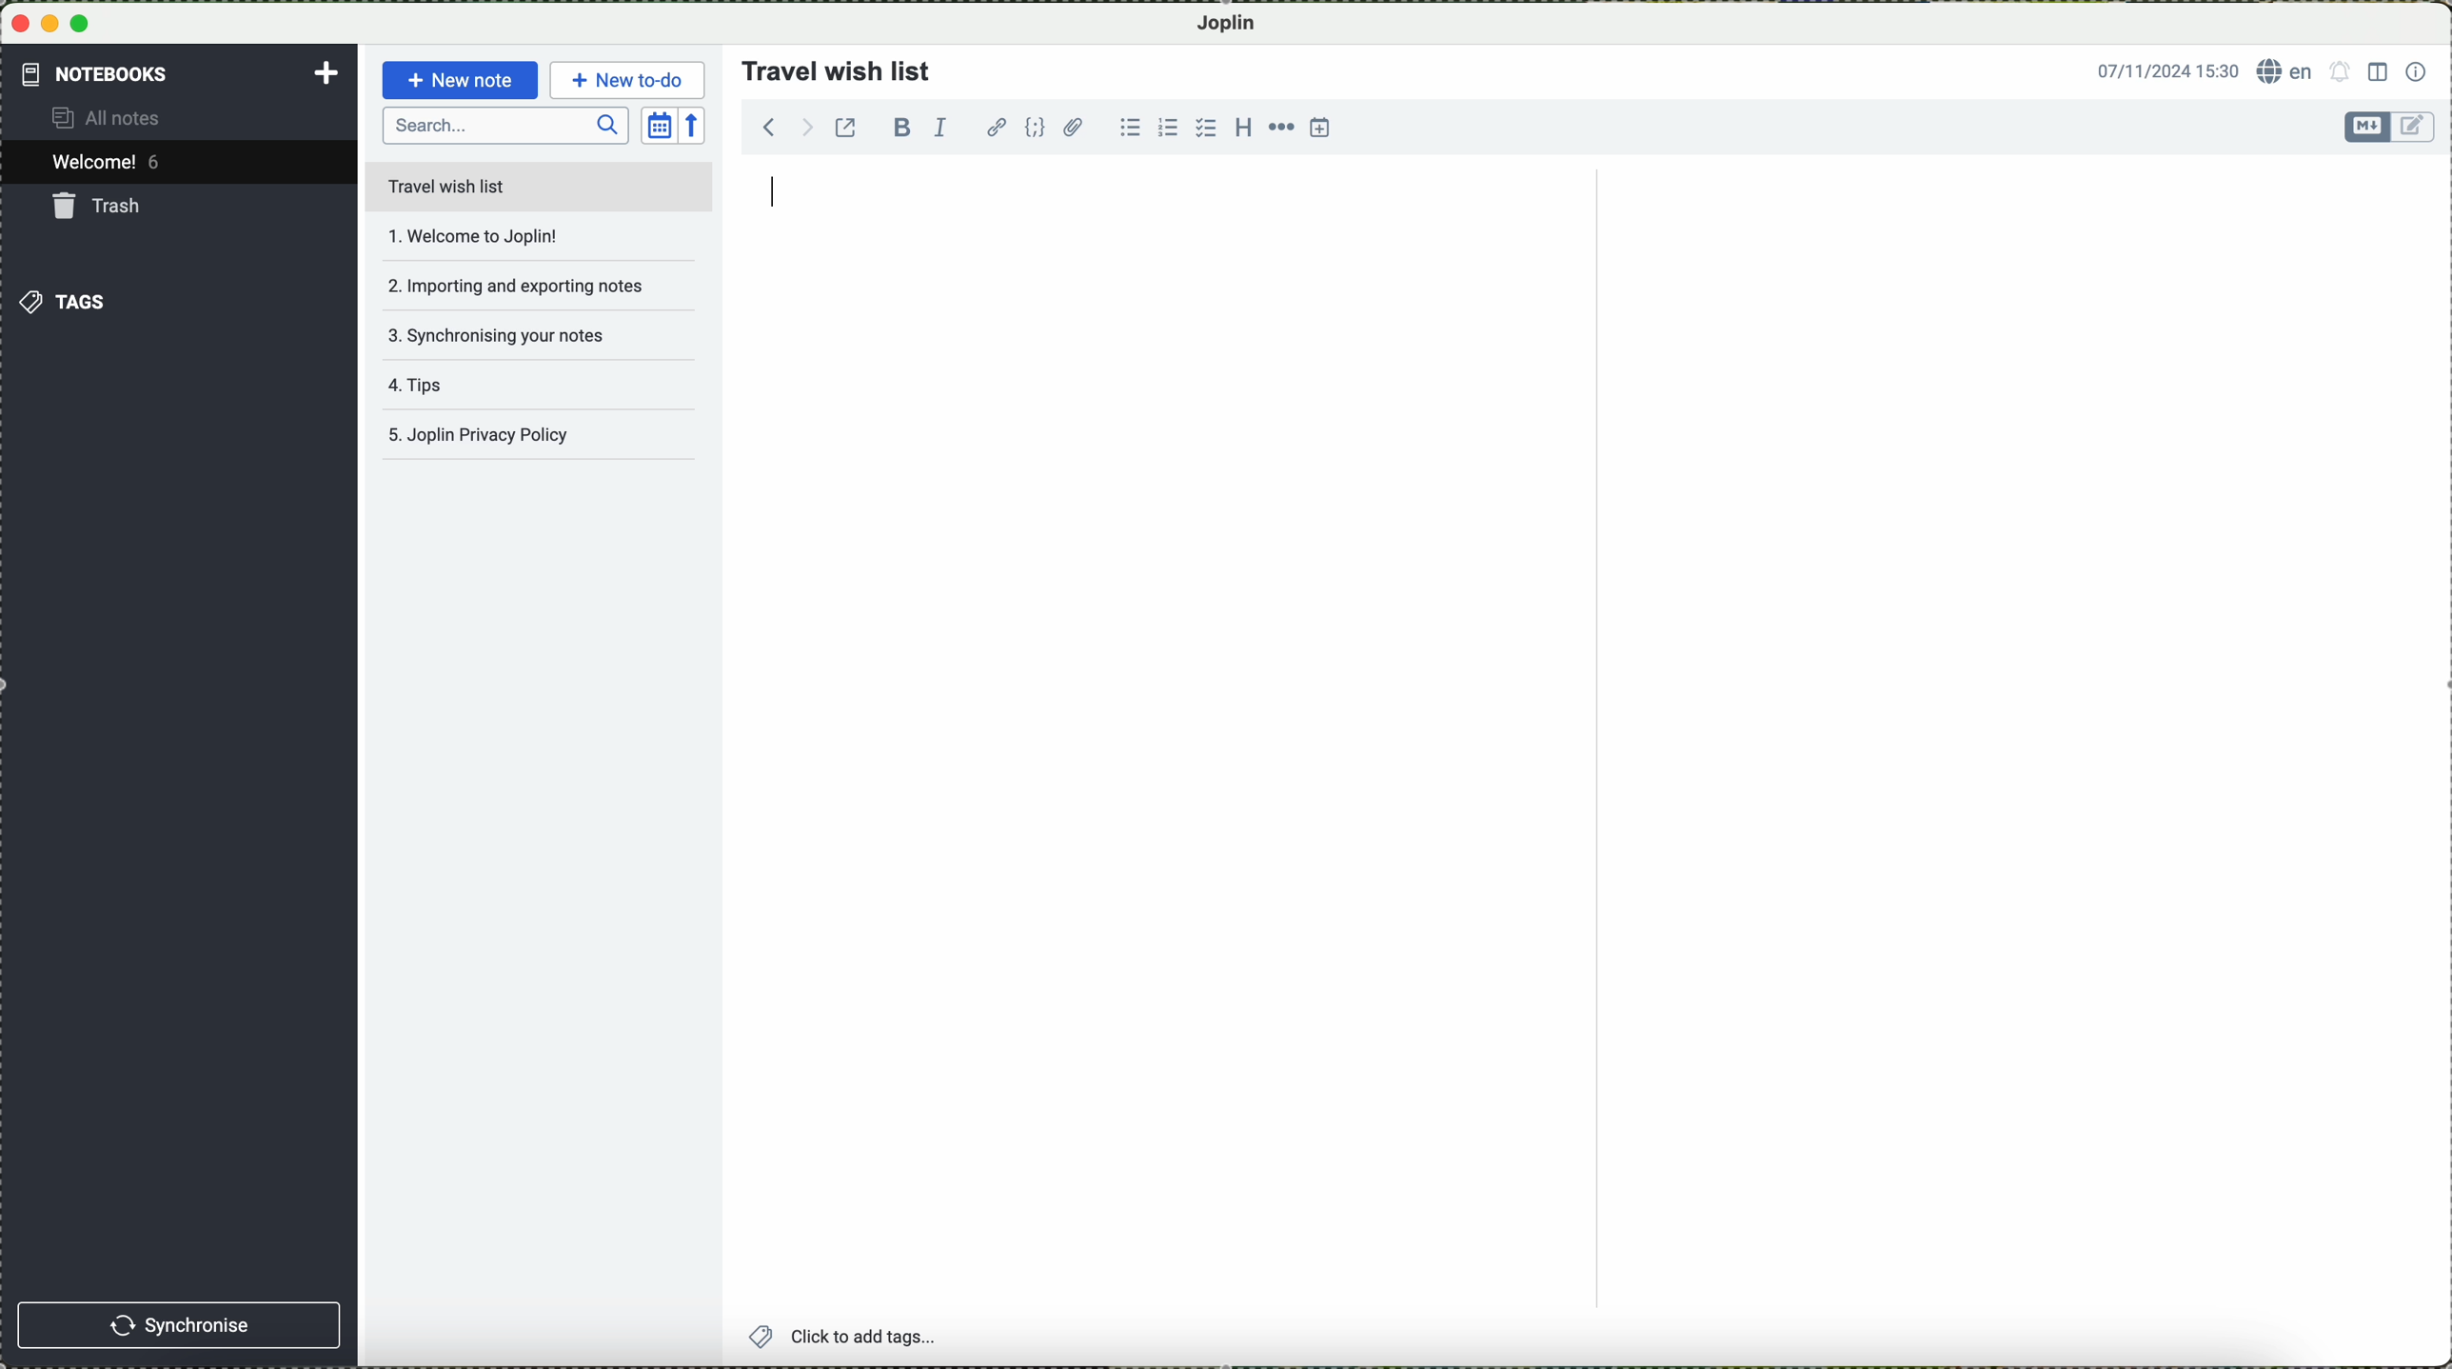 The image size is (2452, 1369). Describe the element at coordinates (1203, 128) in the screenshot. I see `checkbox` at that location.